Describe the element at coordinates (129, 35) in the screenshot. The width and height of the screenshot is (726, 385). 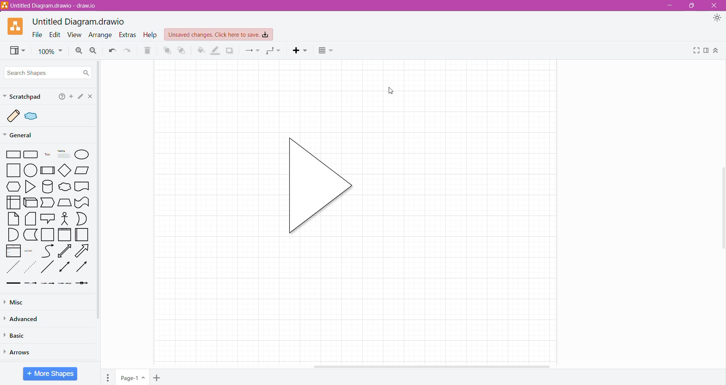
I see `Extras` at that location.